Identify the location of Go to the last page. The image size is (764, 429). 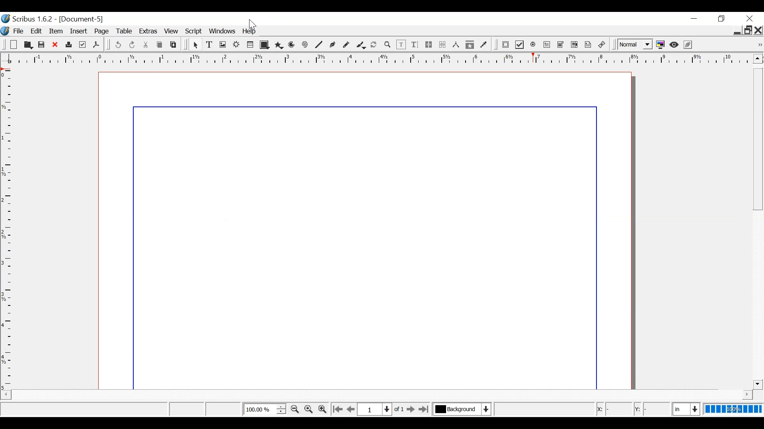
(425, 409).